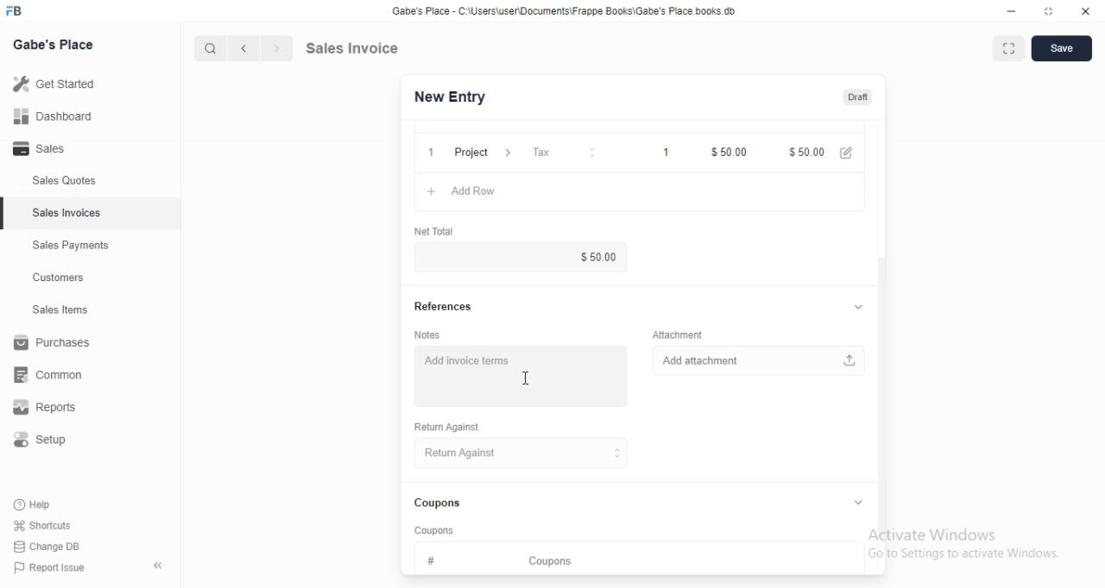  I want to click on Getstared, so click(59, 85).